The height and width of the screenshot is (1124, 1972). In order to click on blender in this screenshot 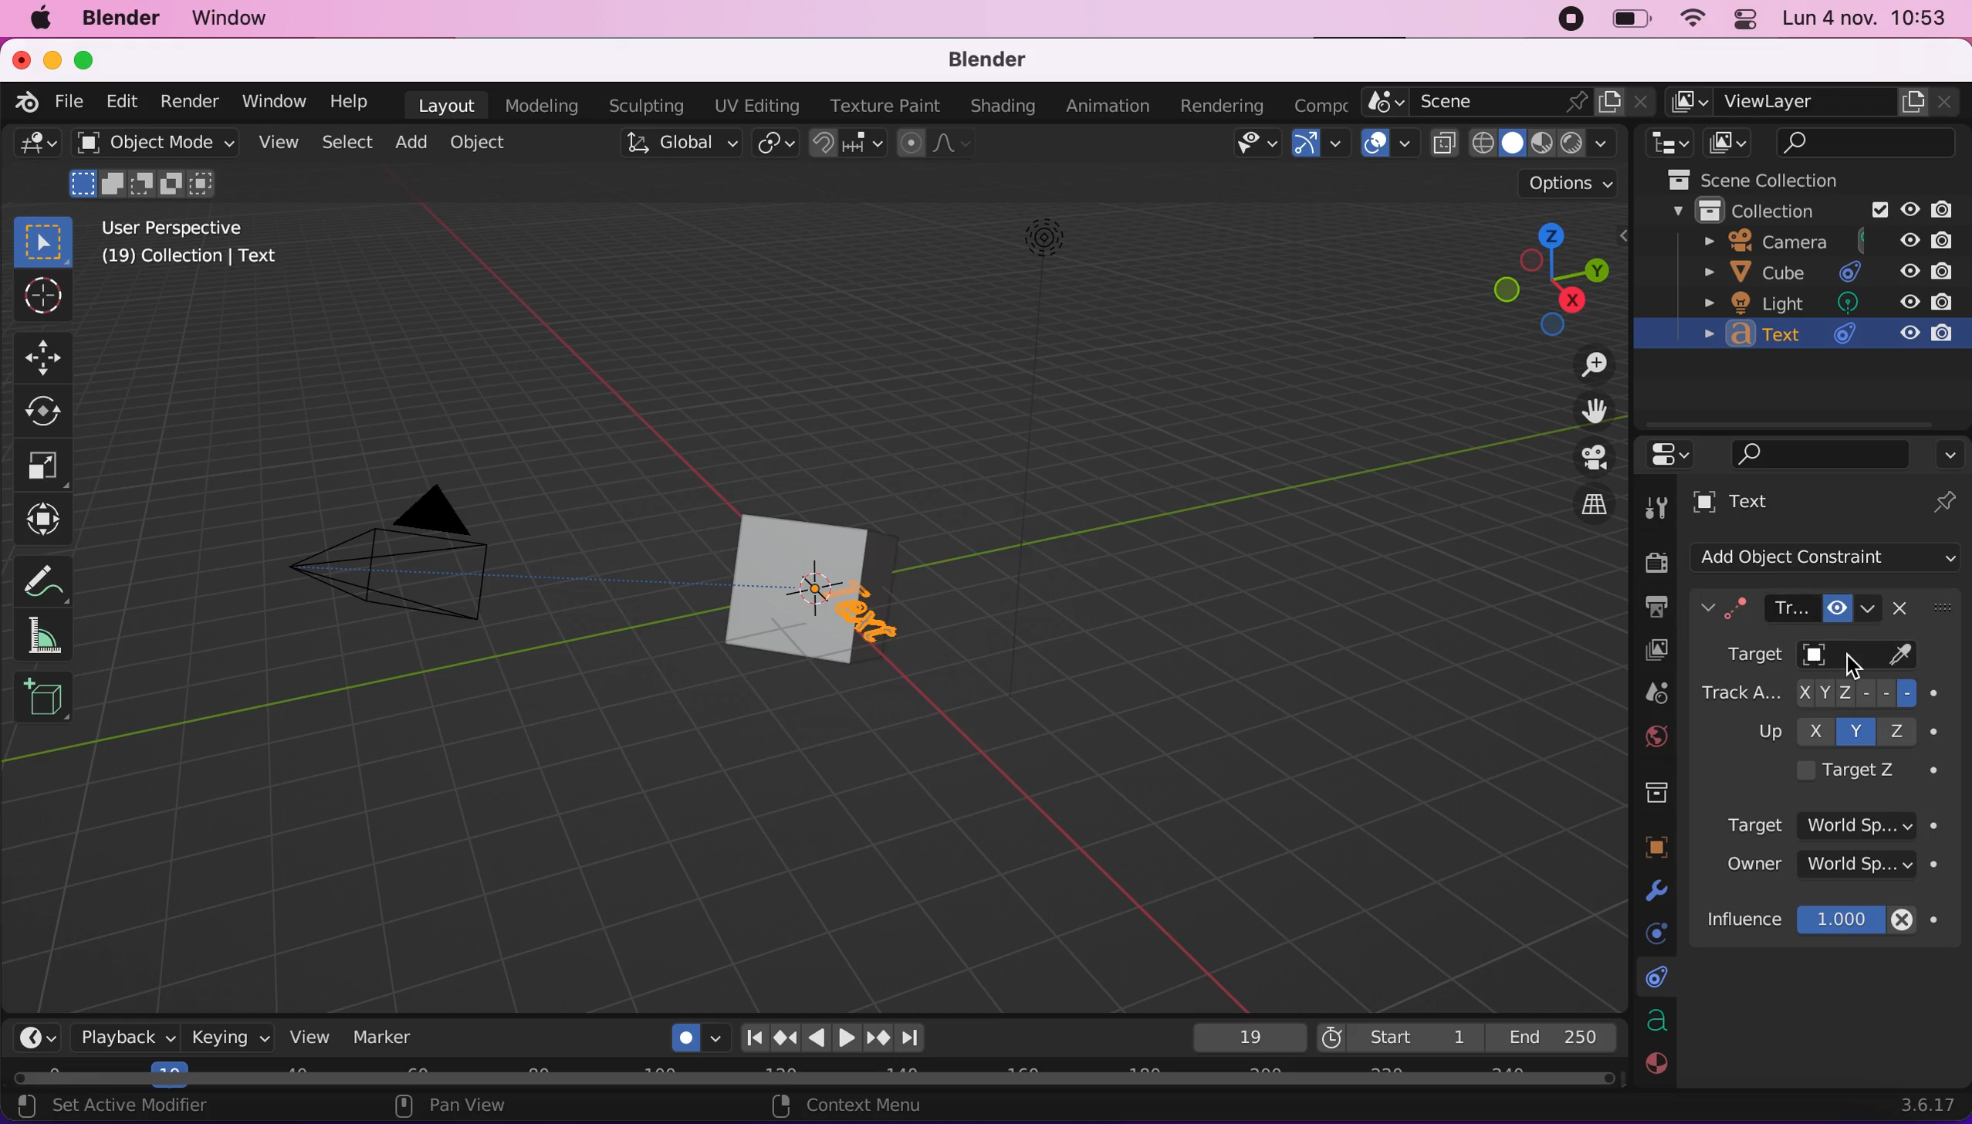, I will do `click(130, 20)`.